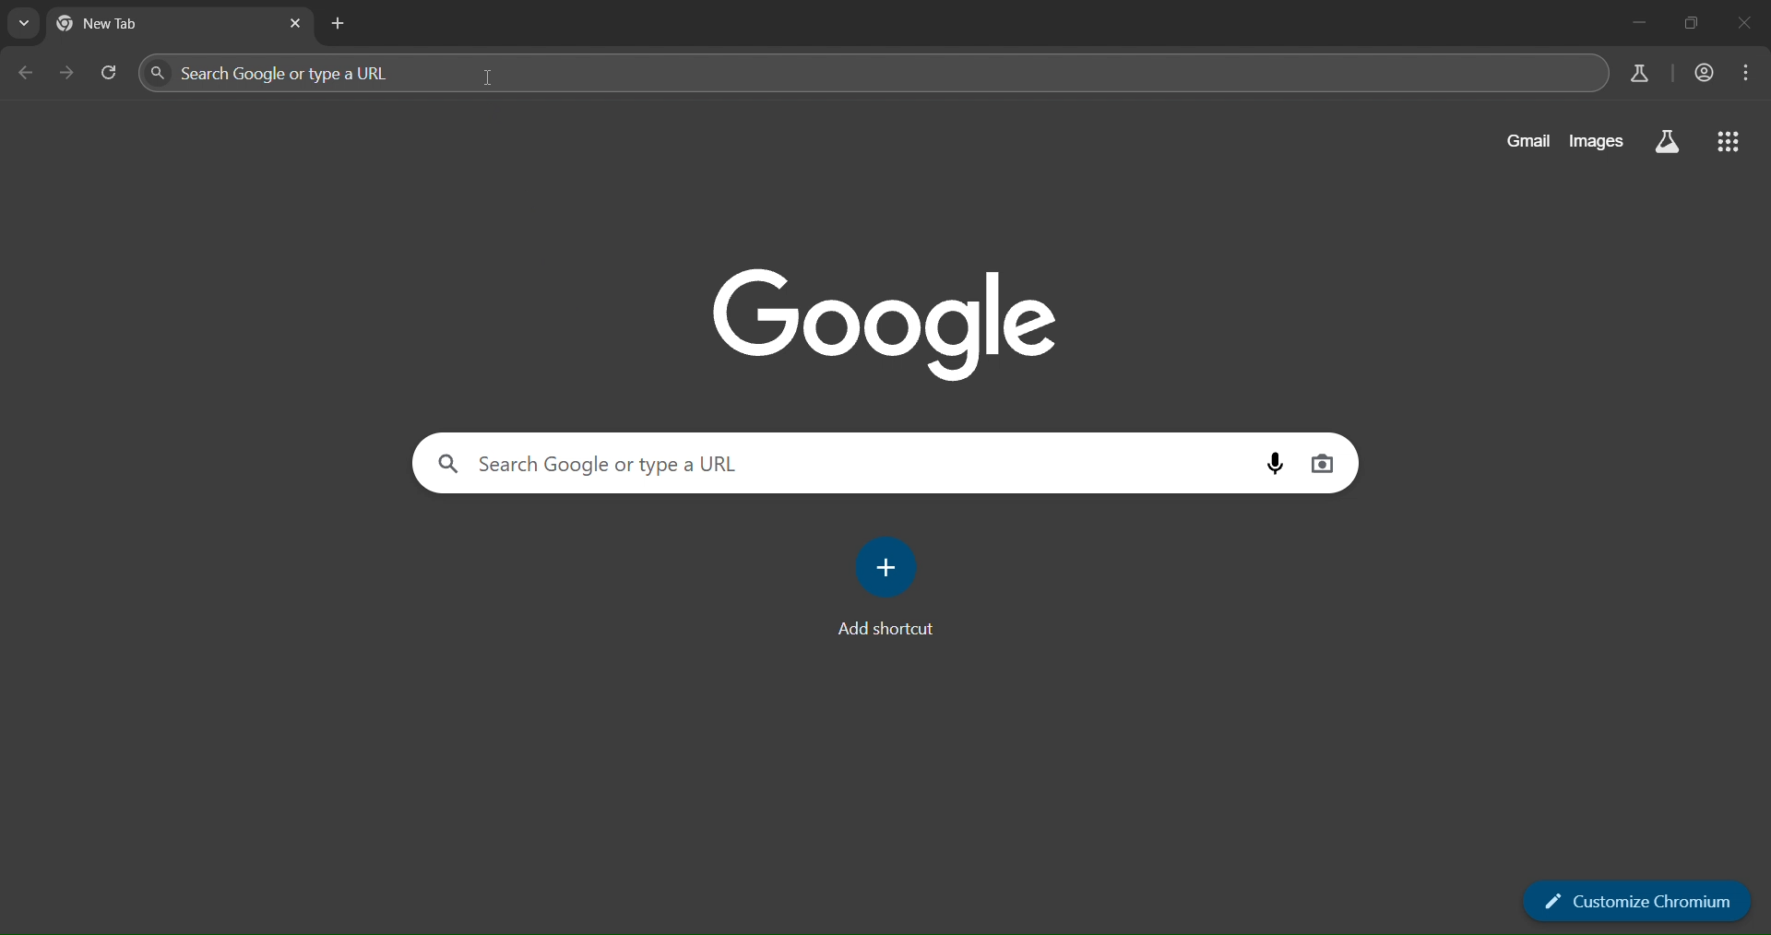 The image size is (1771, 935). What do you see at coordinates (1529, 139) in the screenshot?
I see `gmail` at bounding box center [1529, 139].